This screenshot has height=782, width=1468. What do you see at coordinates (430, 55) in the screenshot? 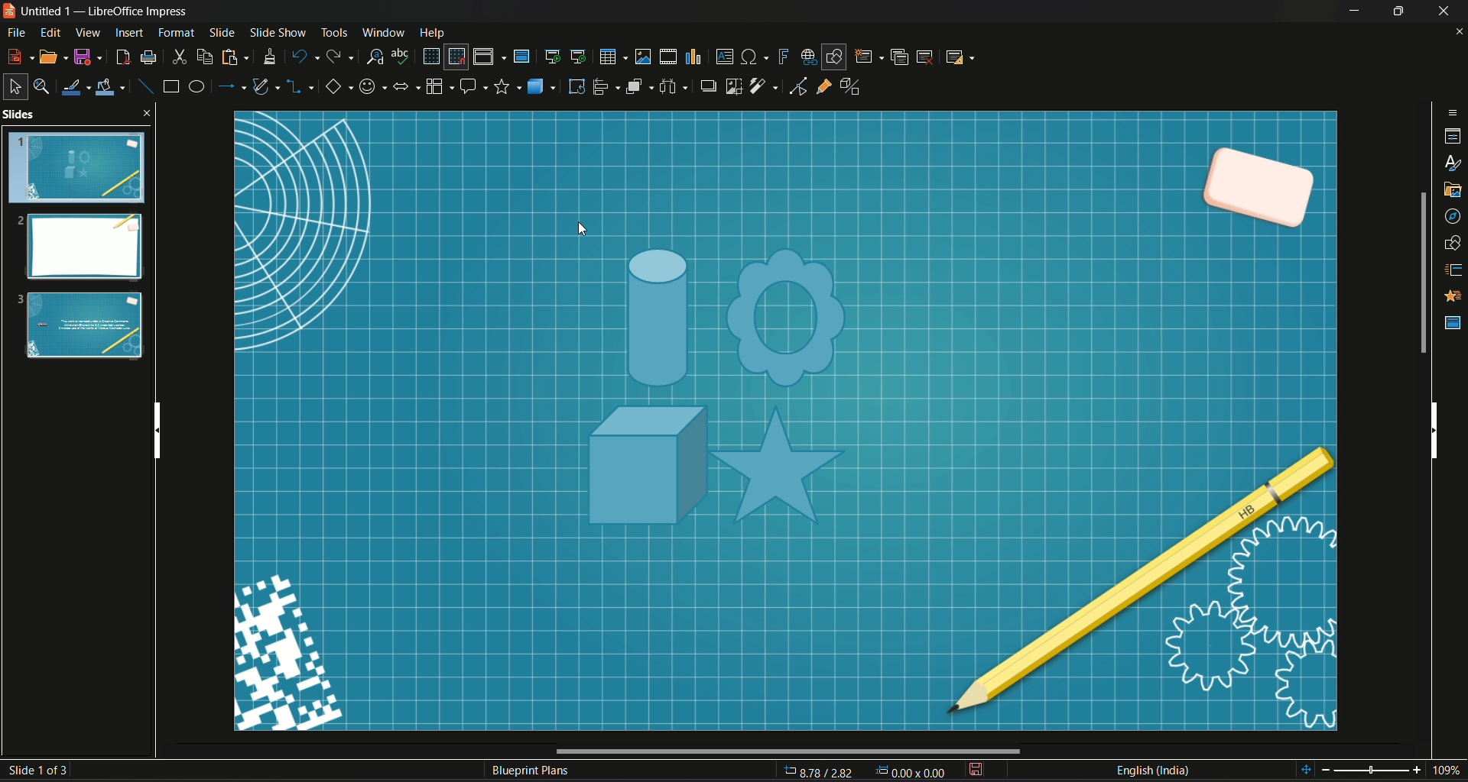
I see `display grid` at bounding box center [430, 55].